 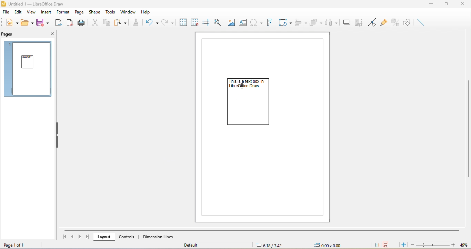 I want to click on help, so click(x=146, y=13).